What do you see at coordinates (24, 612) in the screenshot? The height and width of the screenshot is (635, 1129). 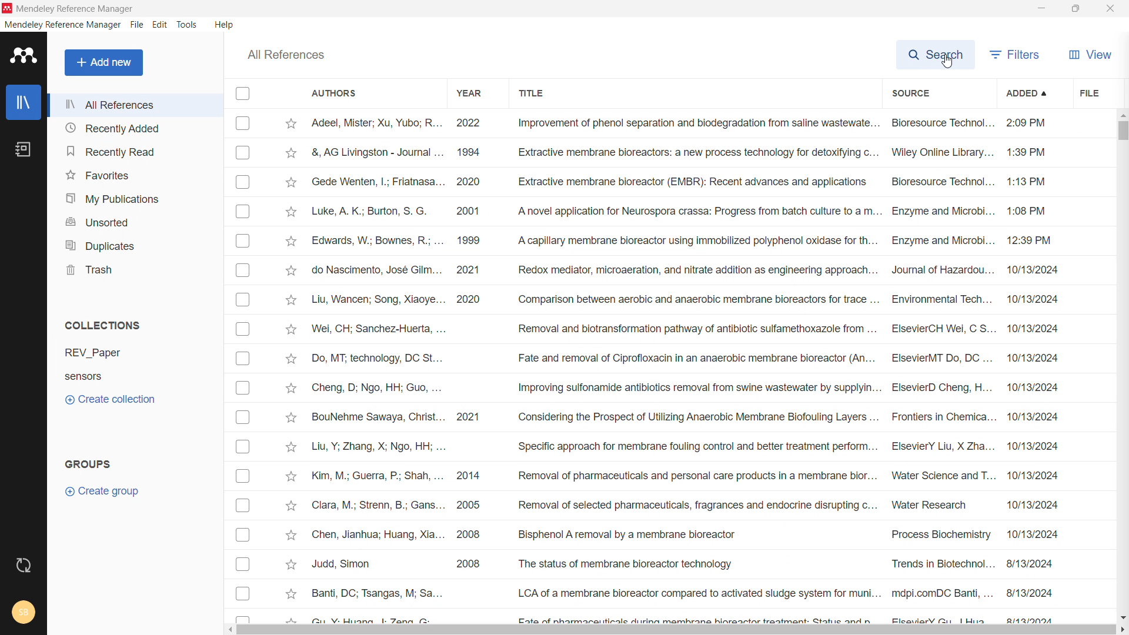 I see `account and help` at bounding box center [24, 612].